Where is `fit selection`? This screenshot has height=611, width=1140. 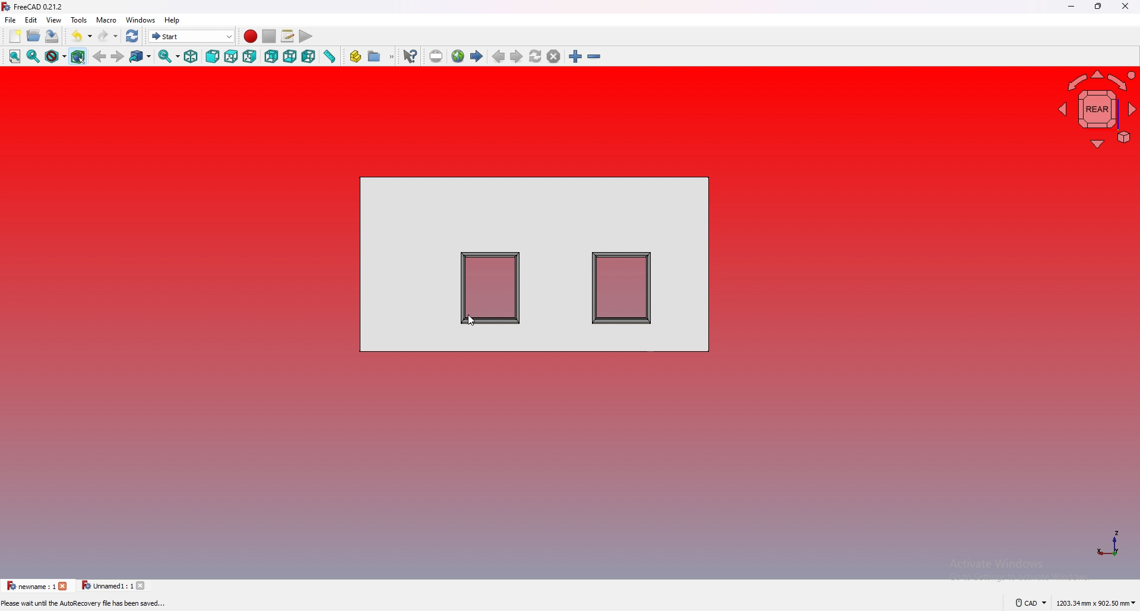 fit selection is located at coordinates (33, 56).